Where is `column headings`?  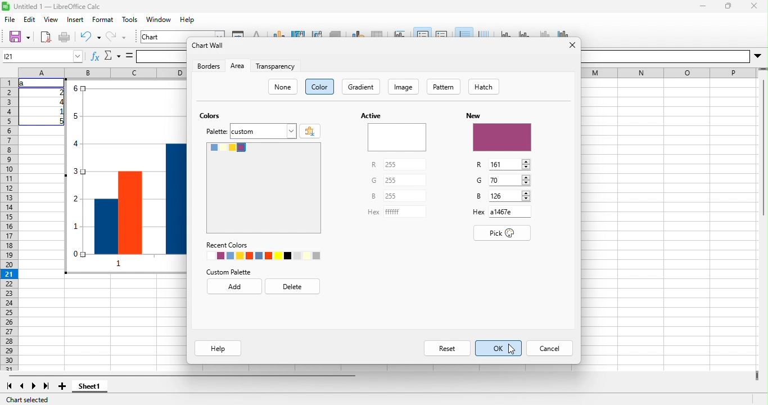 column headings is located at coordinates (102, 73).